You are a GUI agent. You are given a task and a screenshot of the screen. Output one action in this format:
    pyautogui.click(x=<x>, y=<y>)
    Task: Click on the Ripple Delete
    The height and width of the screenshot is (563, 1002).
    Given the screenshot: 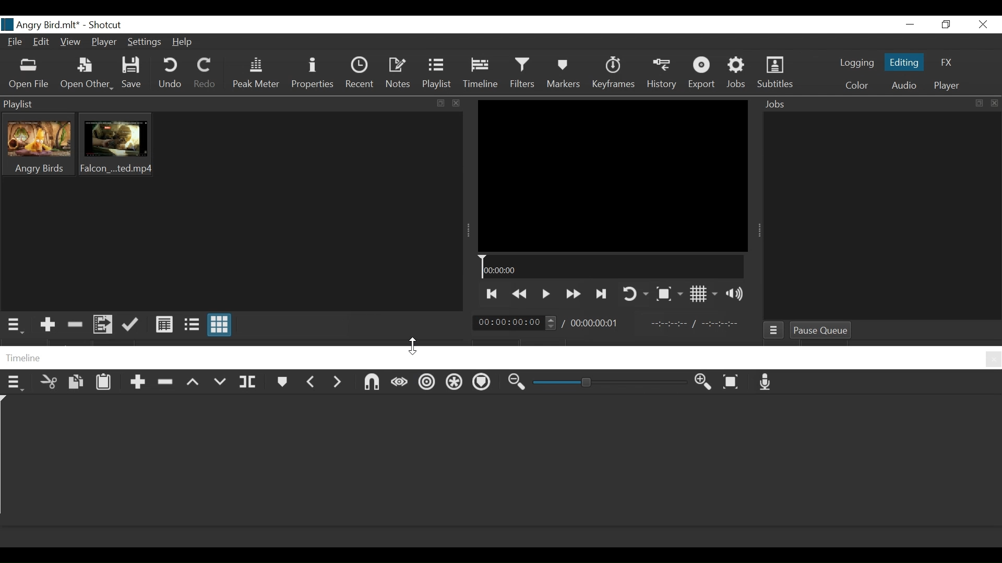 What is the action you would take?
    pyautogui.click(x=168, y=383)
    